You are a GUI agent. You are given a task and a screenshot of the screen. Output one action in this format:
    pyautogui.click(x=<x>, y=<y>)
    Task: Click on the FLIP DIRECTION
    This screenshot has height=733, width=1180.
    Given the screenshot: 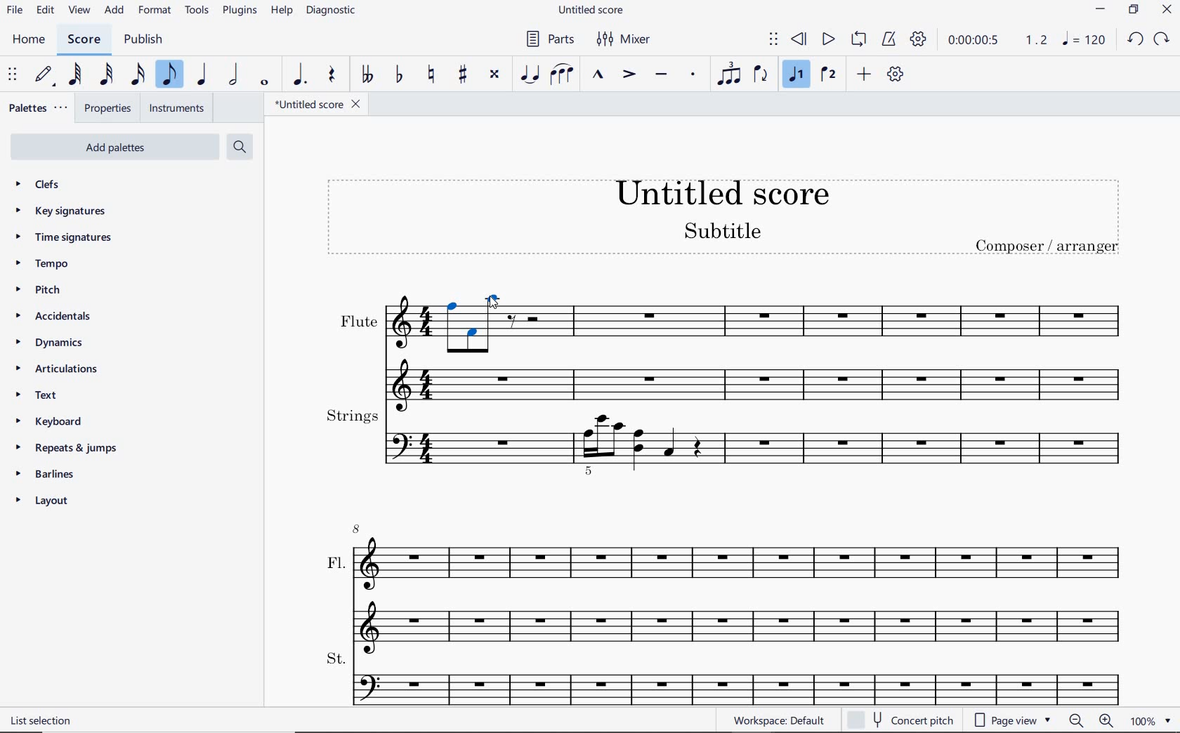 What is the action you would take?
    pyautogui.click(x=760, y=75)
    